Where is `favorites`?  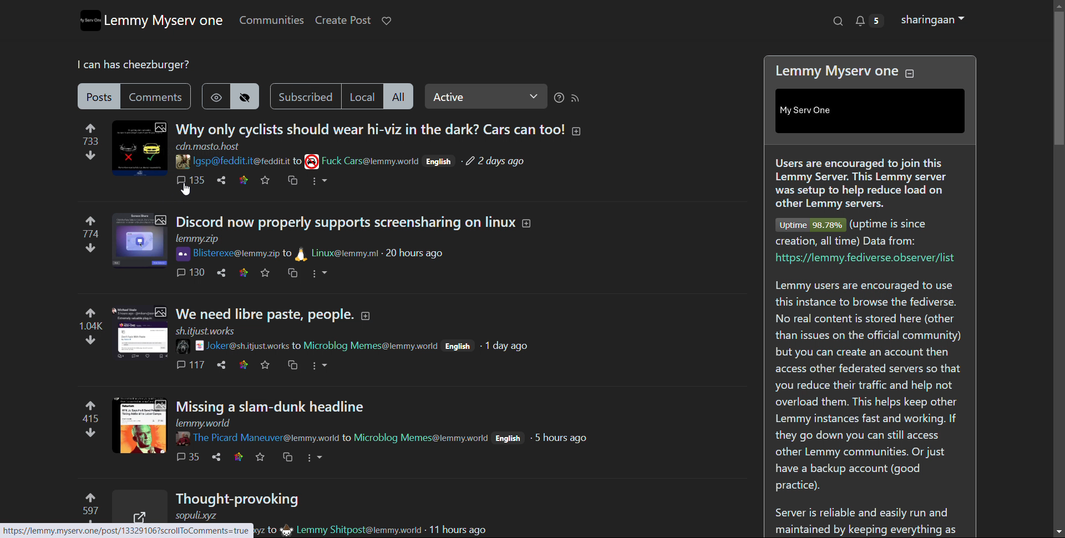 favorites is located at coordinates (260, 457).